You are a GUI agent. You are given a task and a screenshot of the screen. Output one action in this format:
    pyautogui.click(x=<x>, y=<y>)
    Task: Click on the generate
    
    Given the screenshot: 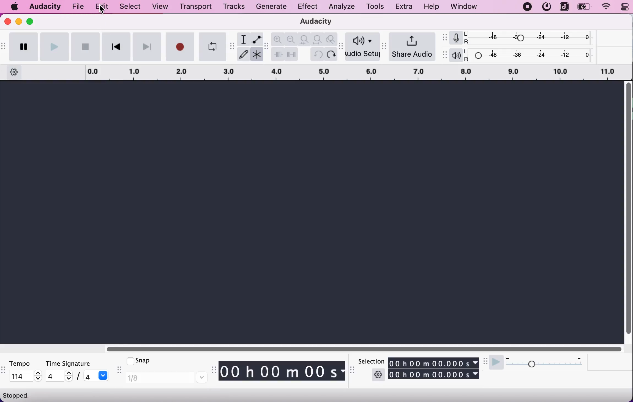 What is the action you would take?
    pyautogui.click(x=273, y=8)
    